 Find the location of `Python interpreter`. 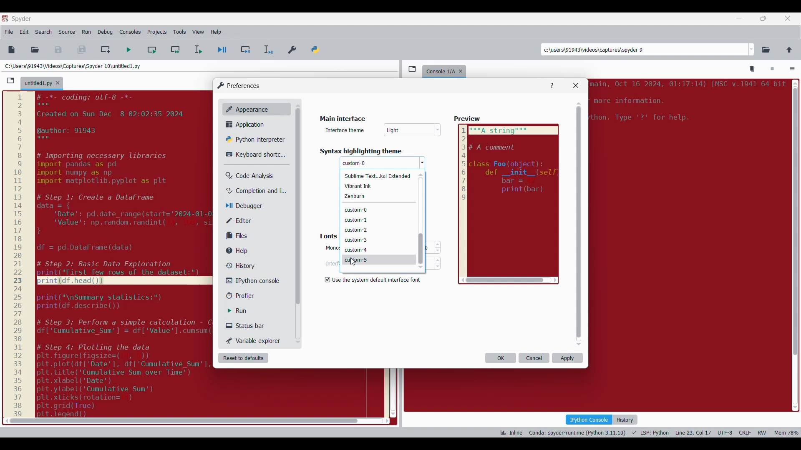

Python interpreter is located at coordinates (253, 139).